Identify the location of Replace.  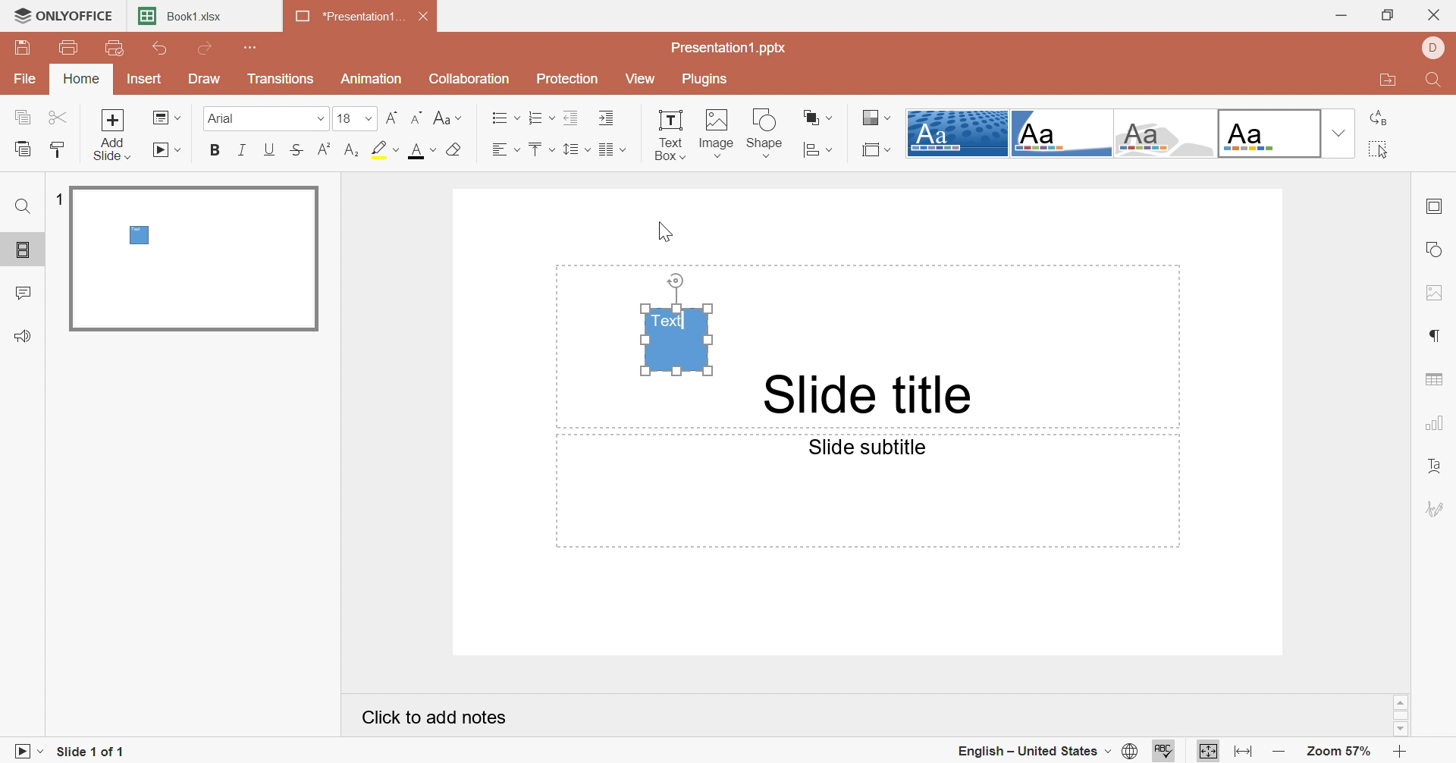
(1378, 119).